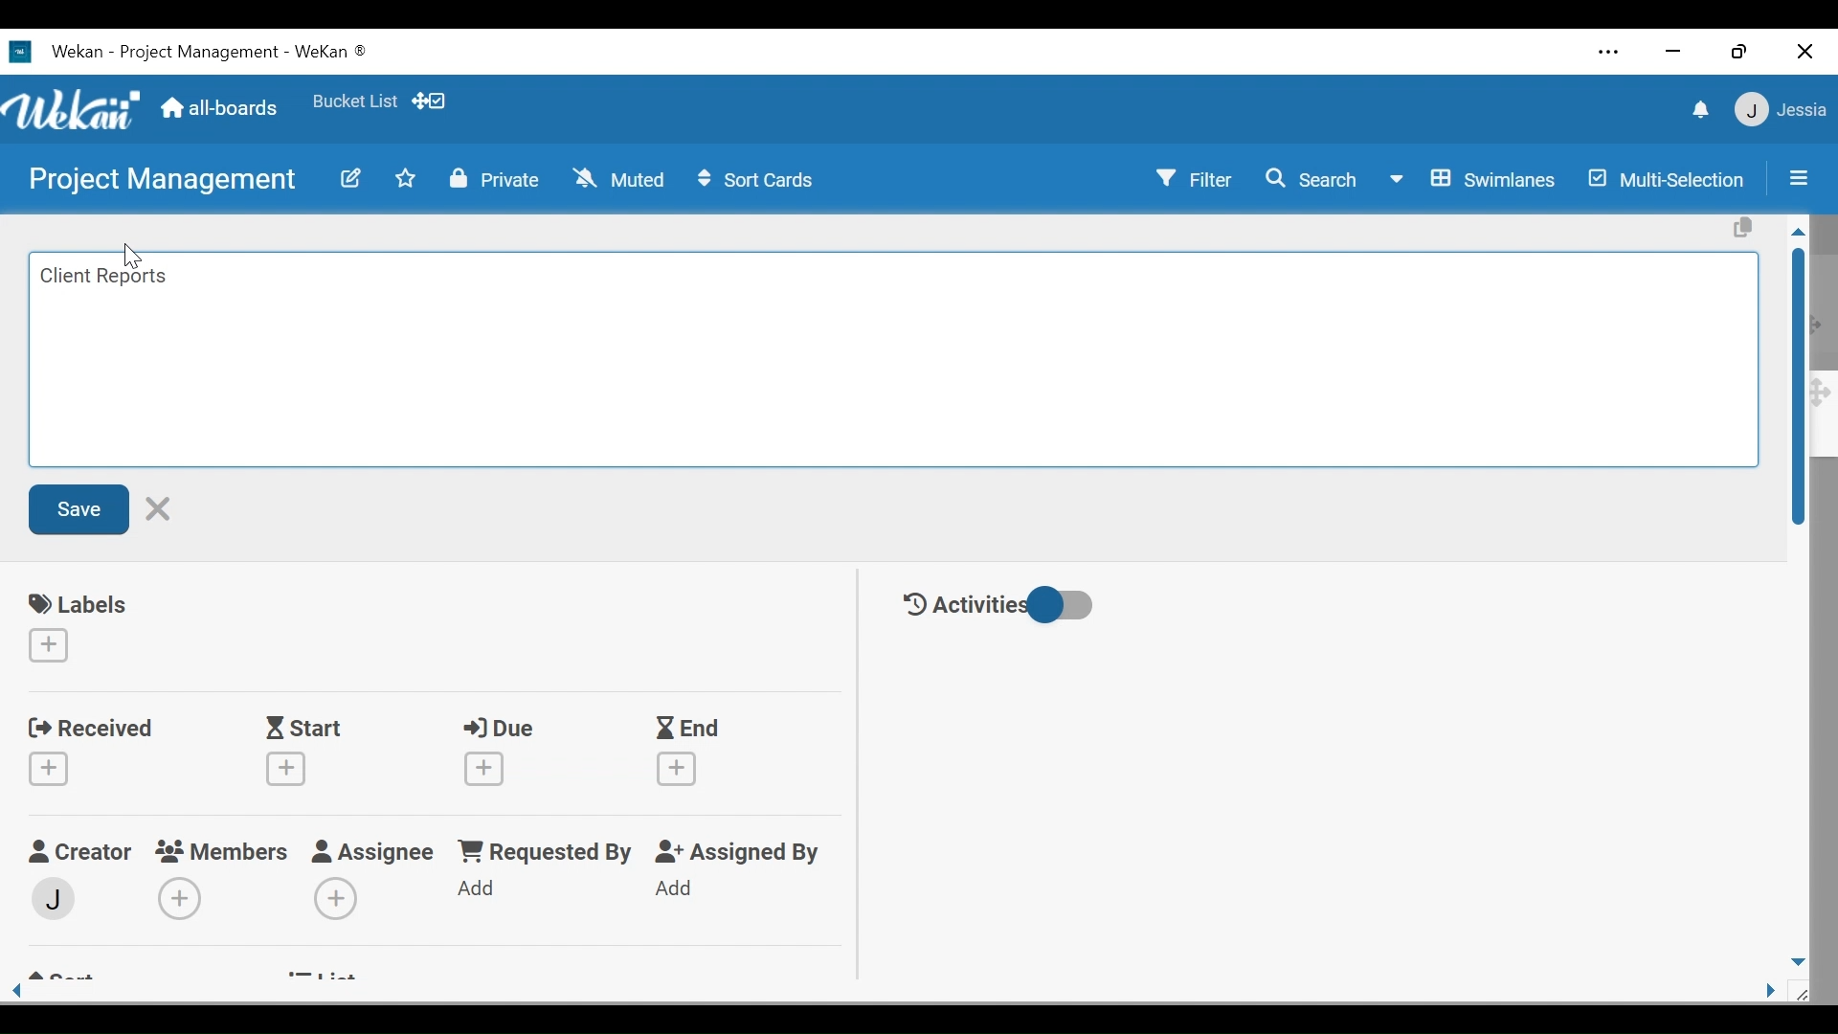  What do you see at coordinates (676, 888) in the screenshot?
I see `Add Assigned By` at bounding box center [676, 888].